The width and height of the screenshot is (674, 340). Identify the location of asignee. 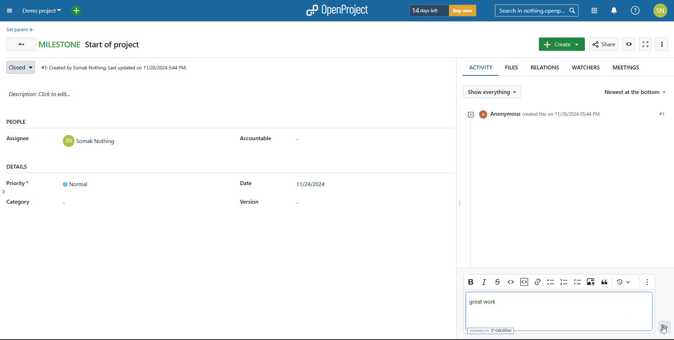
(19, 139).